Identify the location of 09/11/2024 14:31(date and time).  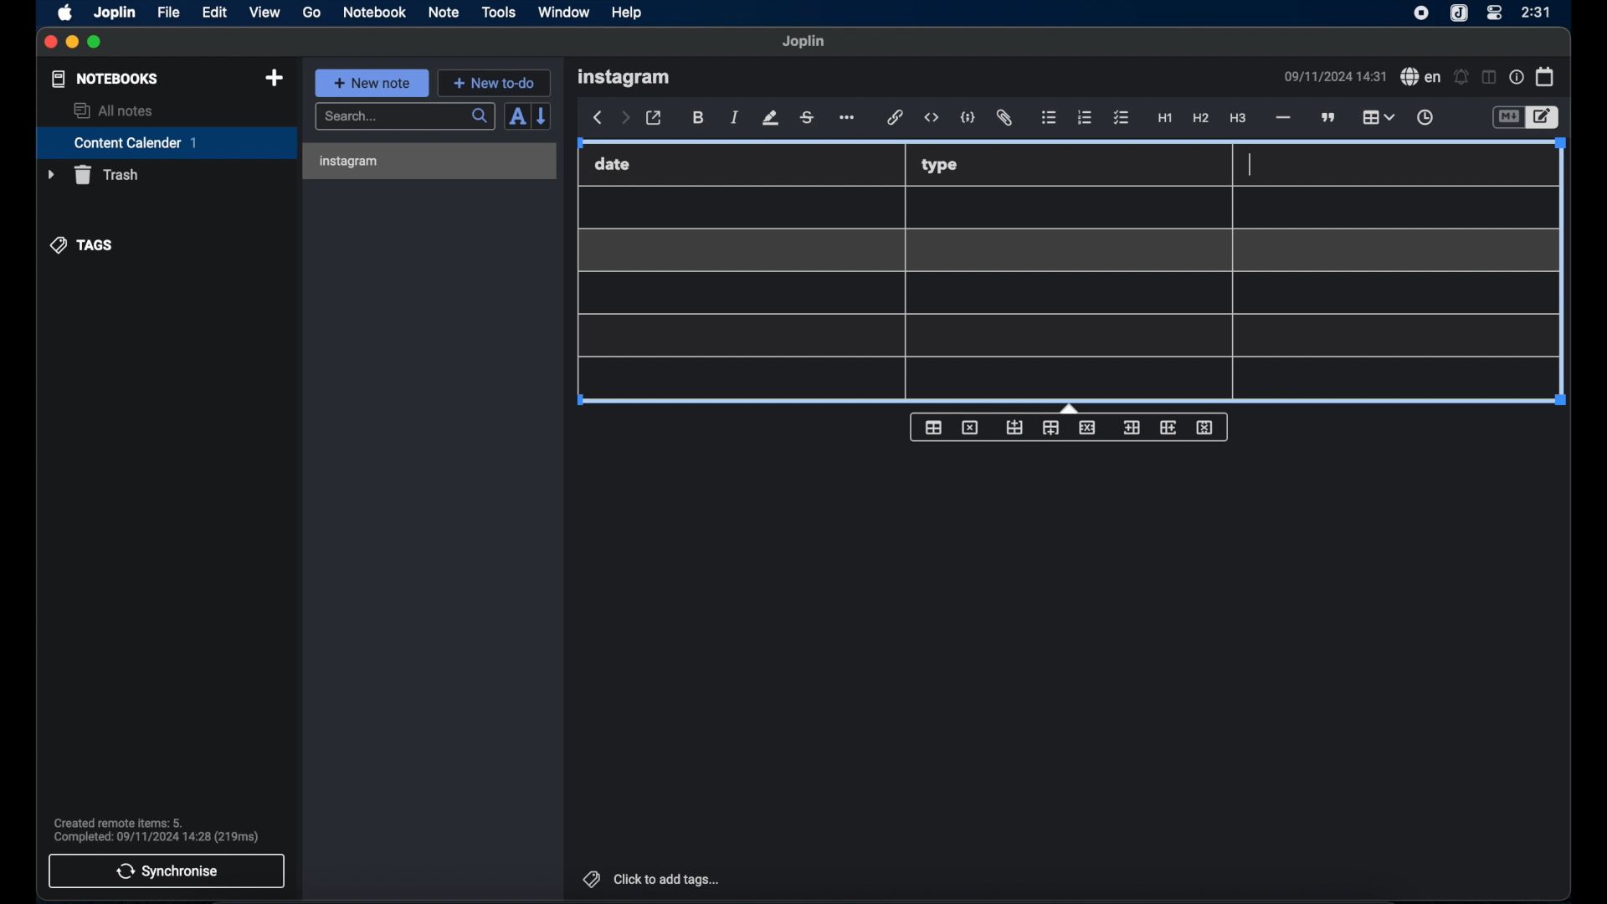
(1336, 76).